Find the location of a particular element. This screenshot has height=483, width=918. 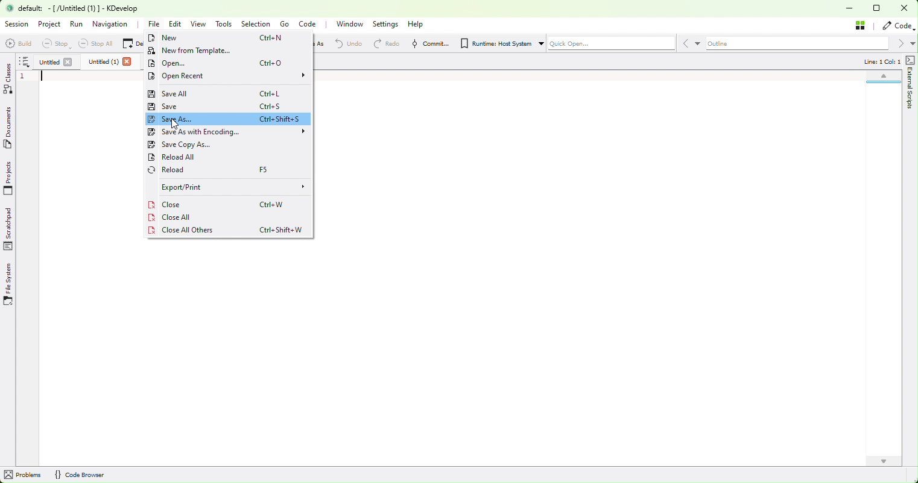

Ctrl+Shift+S is located at coordinates (280, 119).